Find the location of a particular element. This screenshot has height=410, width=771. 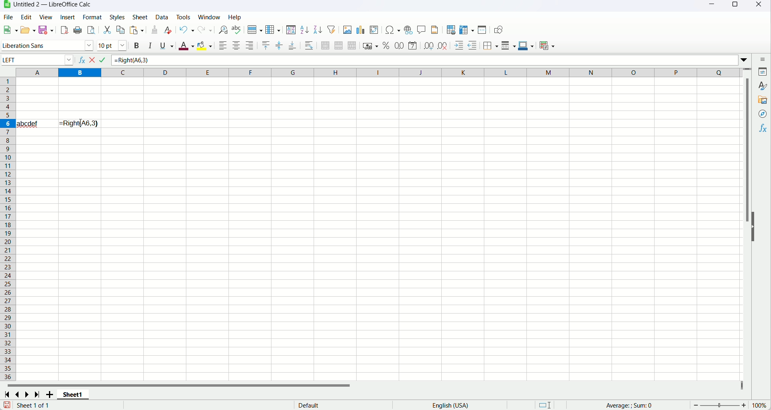

find and replace is located at coordinates (223, 30).